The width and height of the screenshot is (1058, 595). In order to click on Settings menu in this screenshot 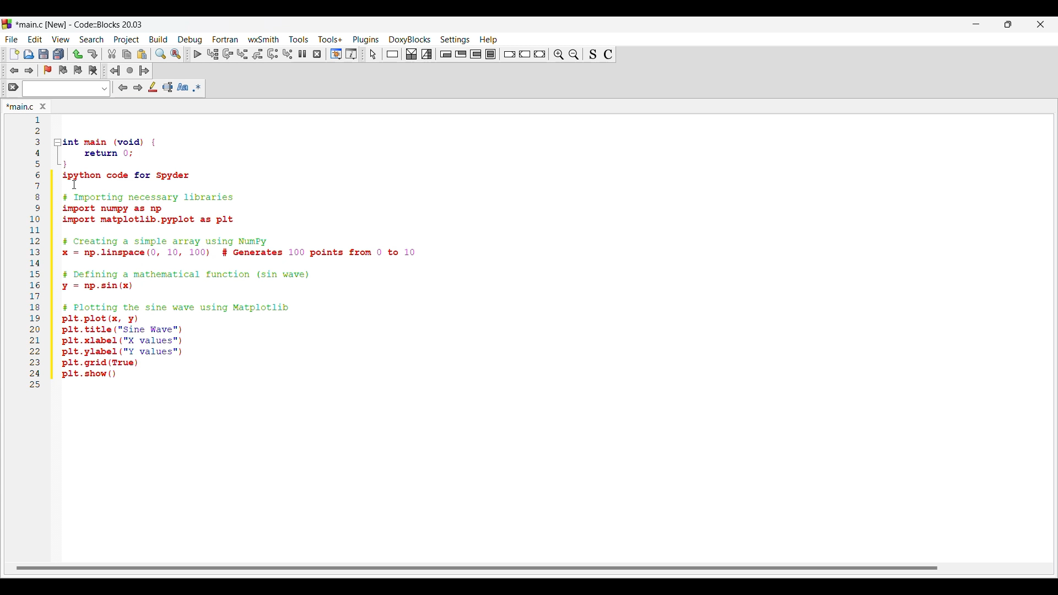, I will do `click(455, 40)`.